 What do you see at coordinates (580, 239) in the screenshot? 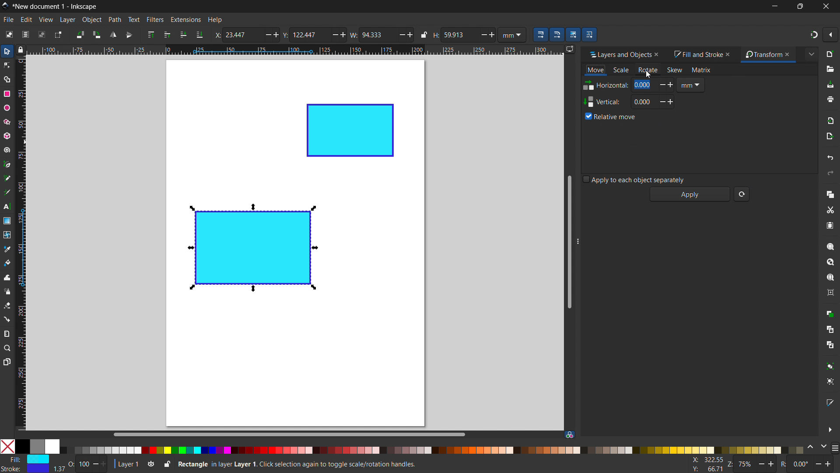
I see `resize` at bounding box center [580, 239].